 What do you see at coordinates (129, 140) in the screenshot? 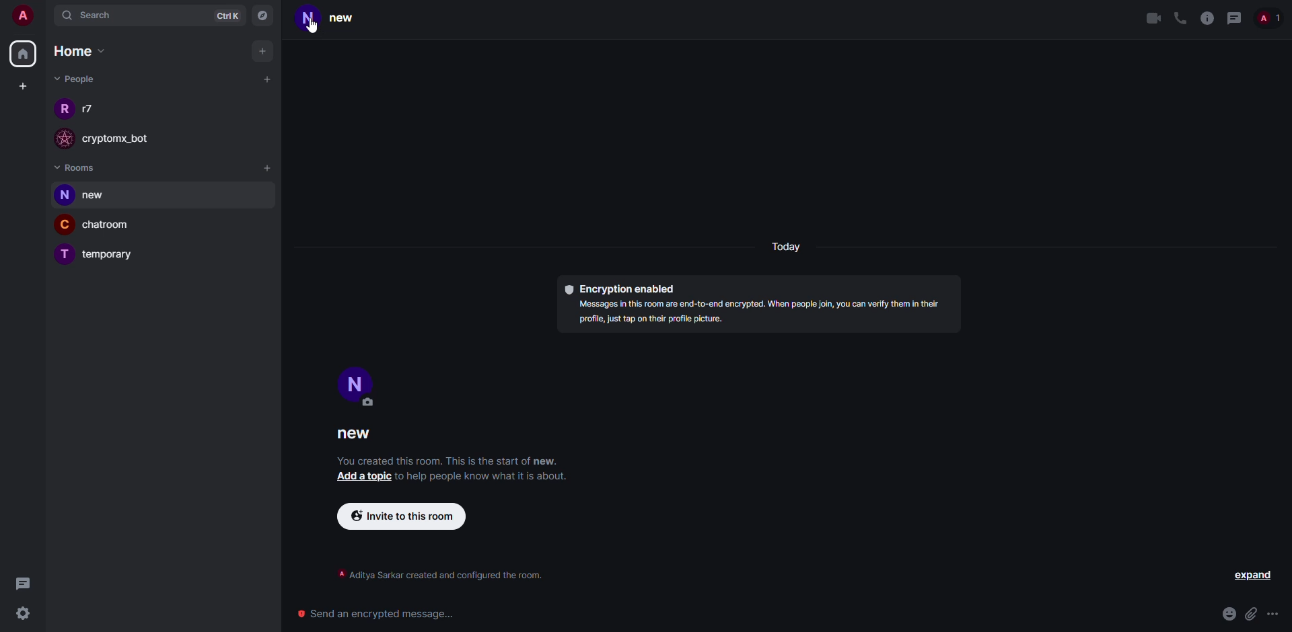
I see `bot` at bounding box center [129, 140].